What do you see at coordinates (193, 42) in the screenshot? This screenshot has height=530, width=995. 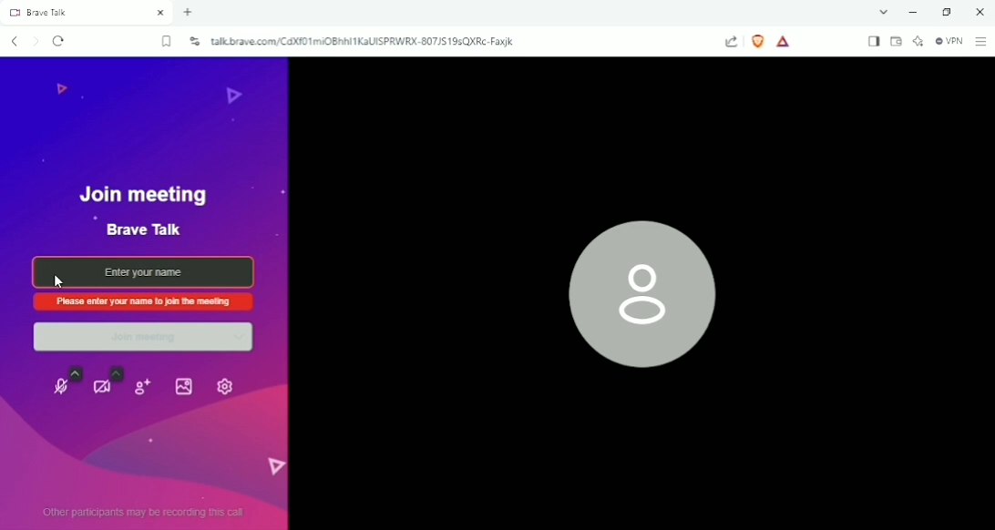 I see `View site information` at bounding box center [193, 42].